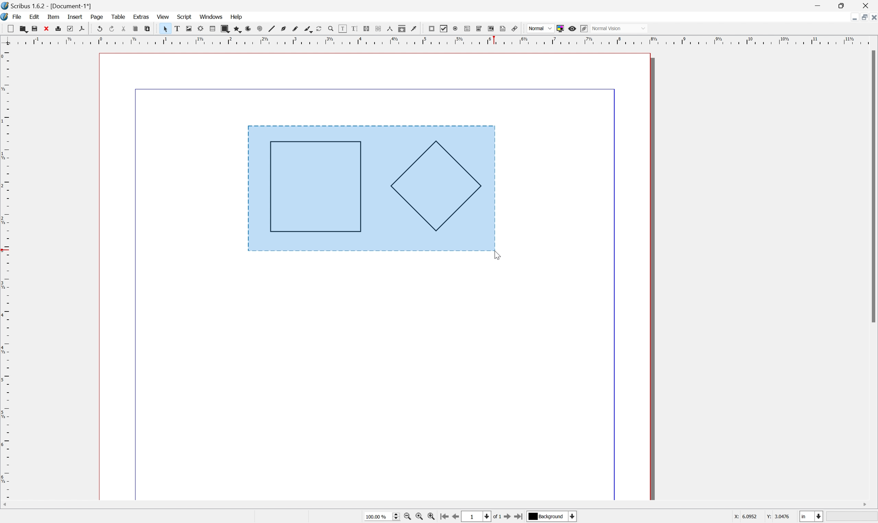 The width and height of the screenshot is (878, 523). Describe the element at coordinates (163, 29) in the screenshot. I see `select item` at that location.